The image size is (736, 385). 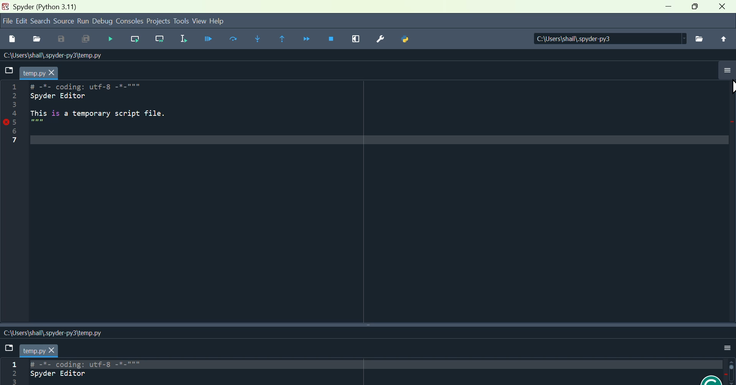 What do you see at coordinates (135, 42) in the screenshot?
I see `Run current line` at bounding box center [135, 42].